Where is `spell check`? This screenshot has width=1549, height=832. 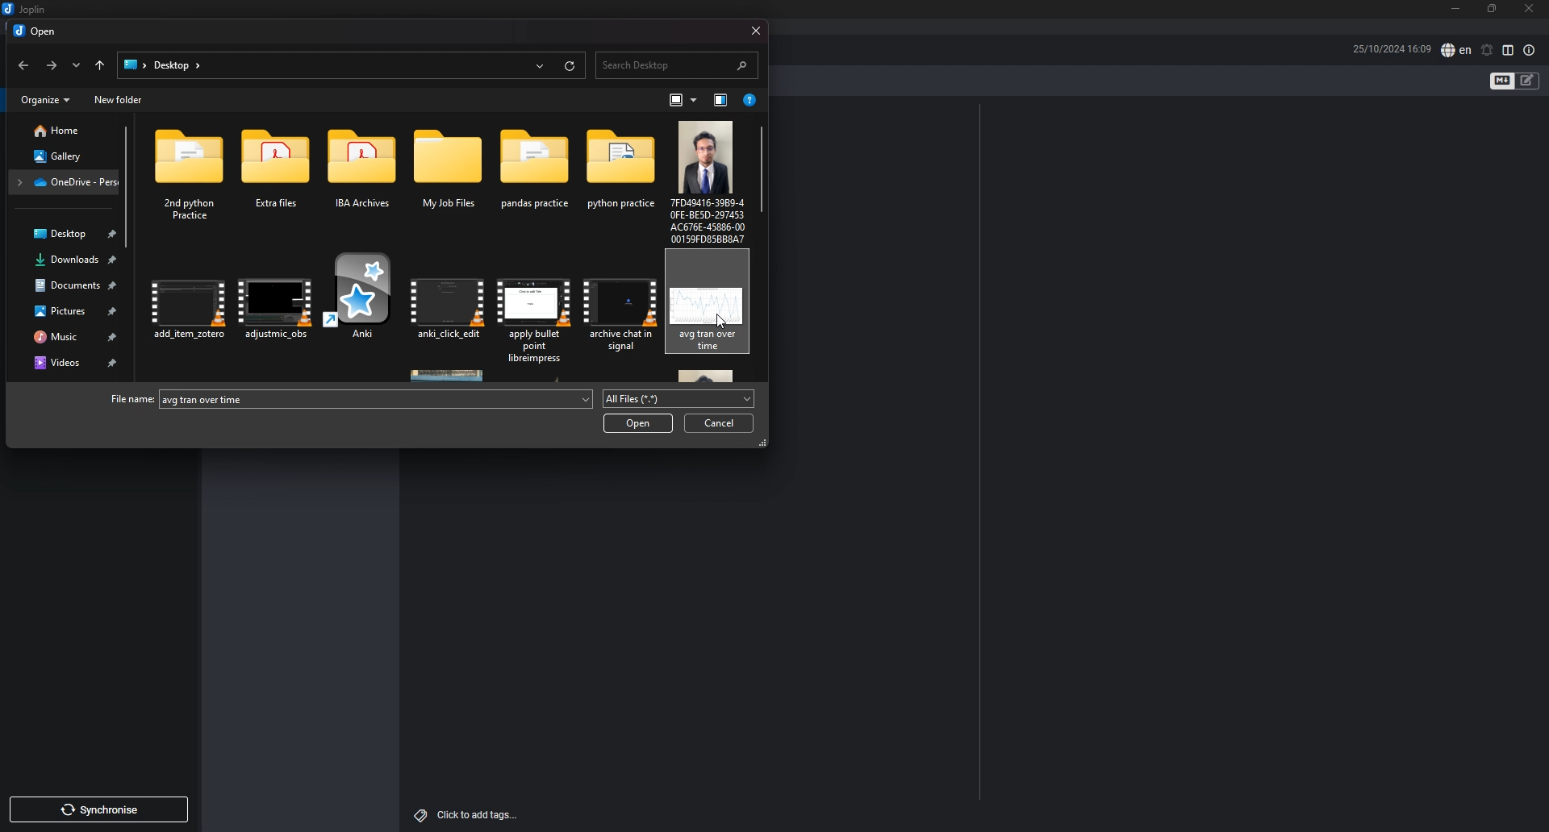
spell check is located at coordinates (1457, 50).